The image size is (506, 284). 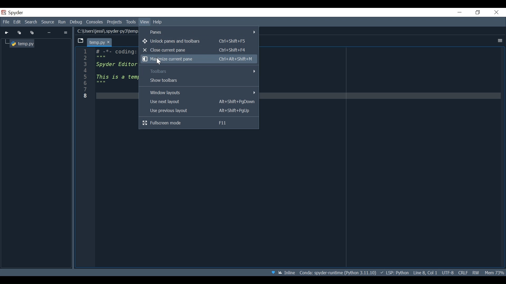 I want to click on Projects, so click(x=115, y=22).